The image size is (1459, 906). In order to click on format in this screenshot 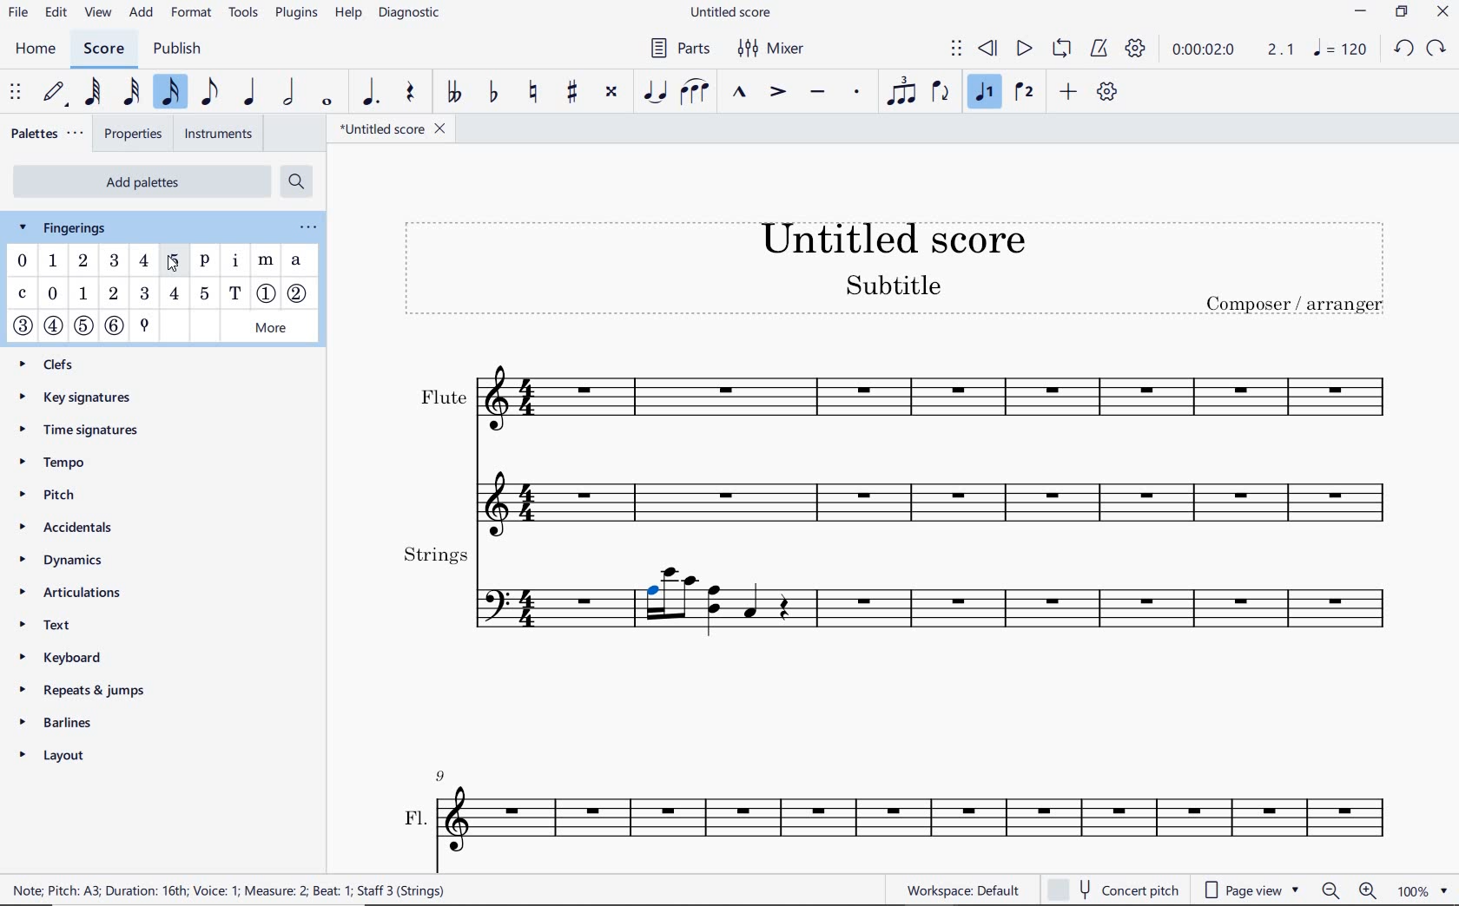, I will do `click(195, 14)`.